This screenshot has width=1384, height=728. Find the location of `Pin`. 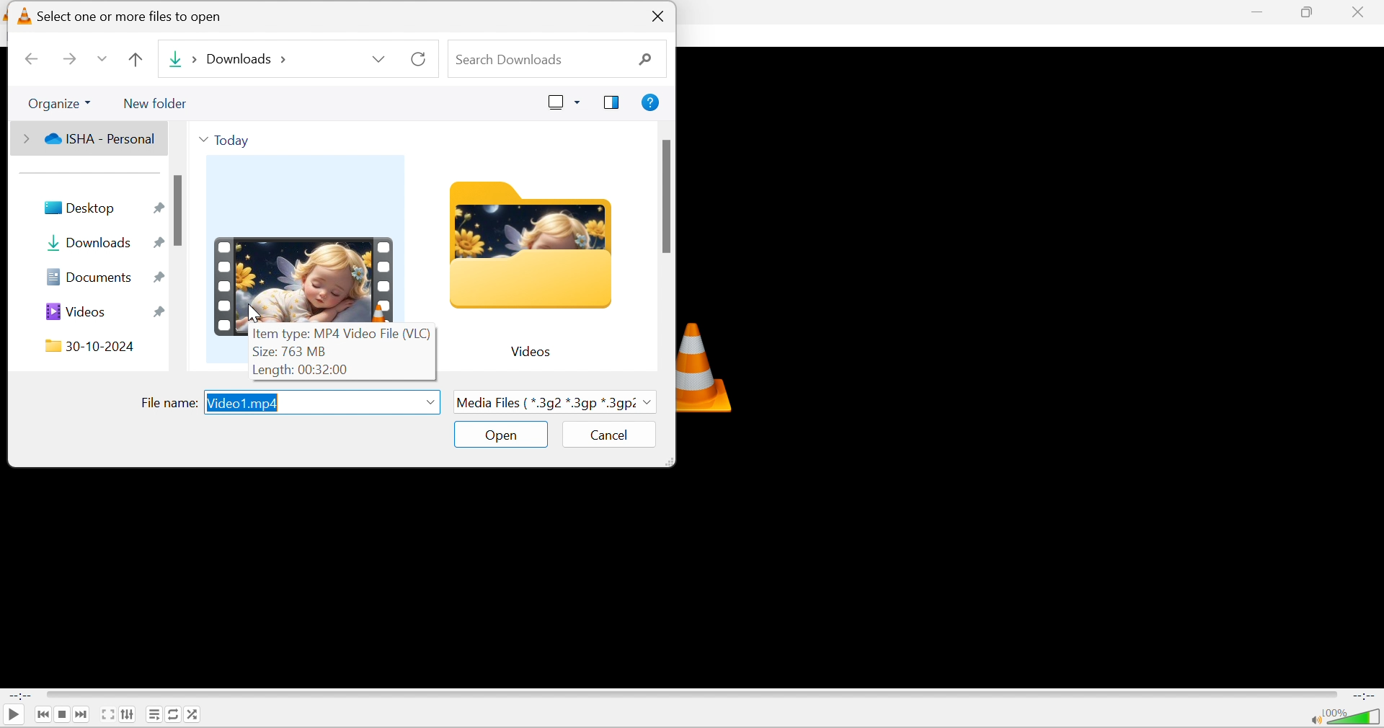

Pin is located at coordinates (155, 208).